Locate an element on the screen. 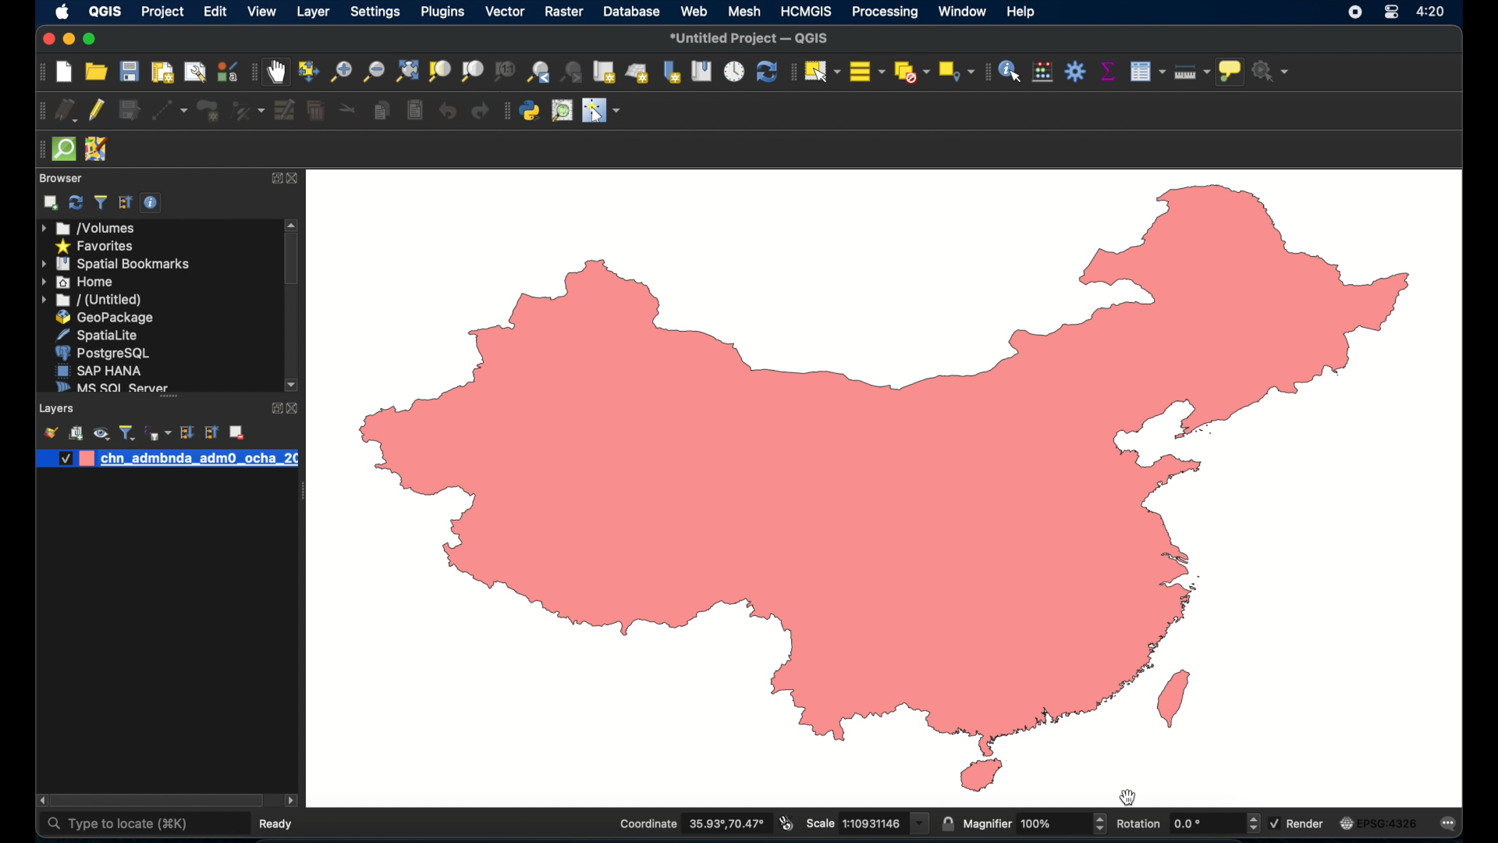 Image resolution: width=1498 pixels, height=843 pixels. HCMGIS is located at coordinates (806, 11).